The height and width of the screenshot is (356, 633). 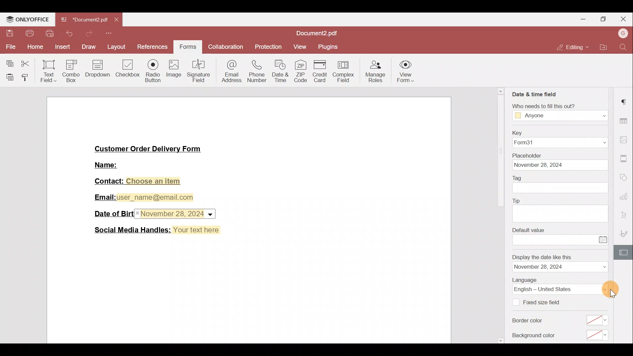 I want to click on Home, so click(x=33, y=47).